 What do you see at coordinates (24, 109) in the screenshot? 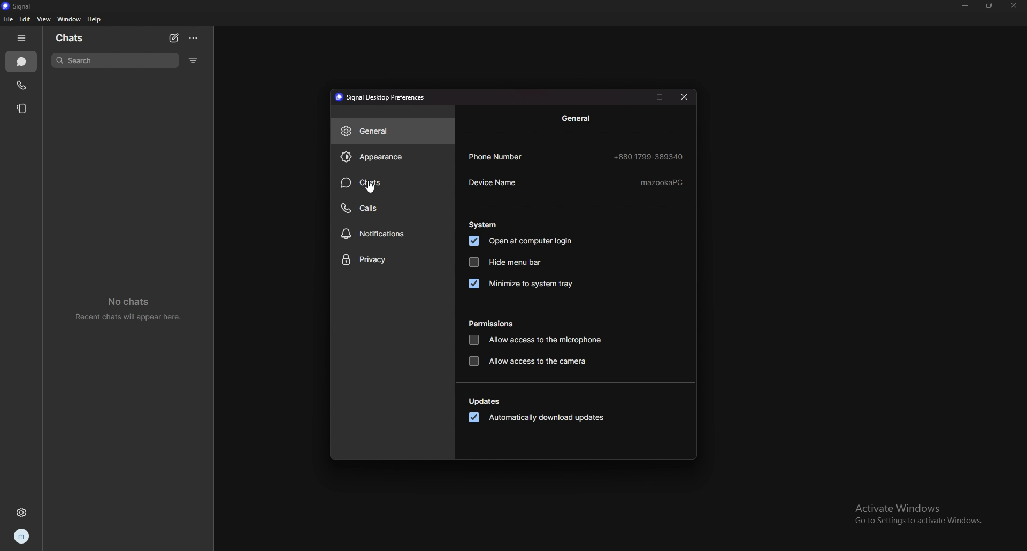
I see `stories` at bounding box center [24, 109].